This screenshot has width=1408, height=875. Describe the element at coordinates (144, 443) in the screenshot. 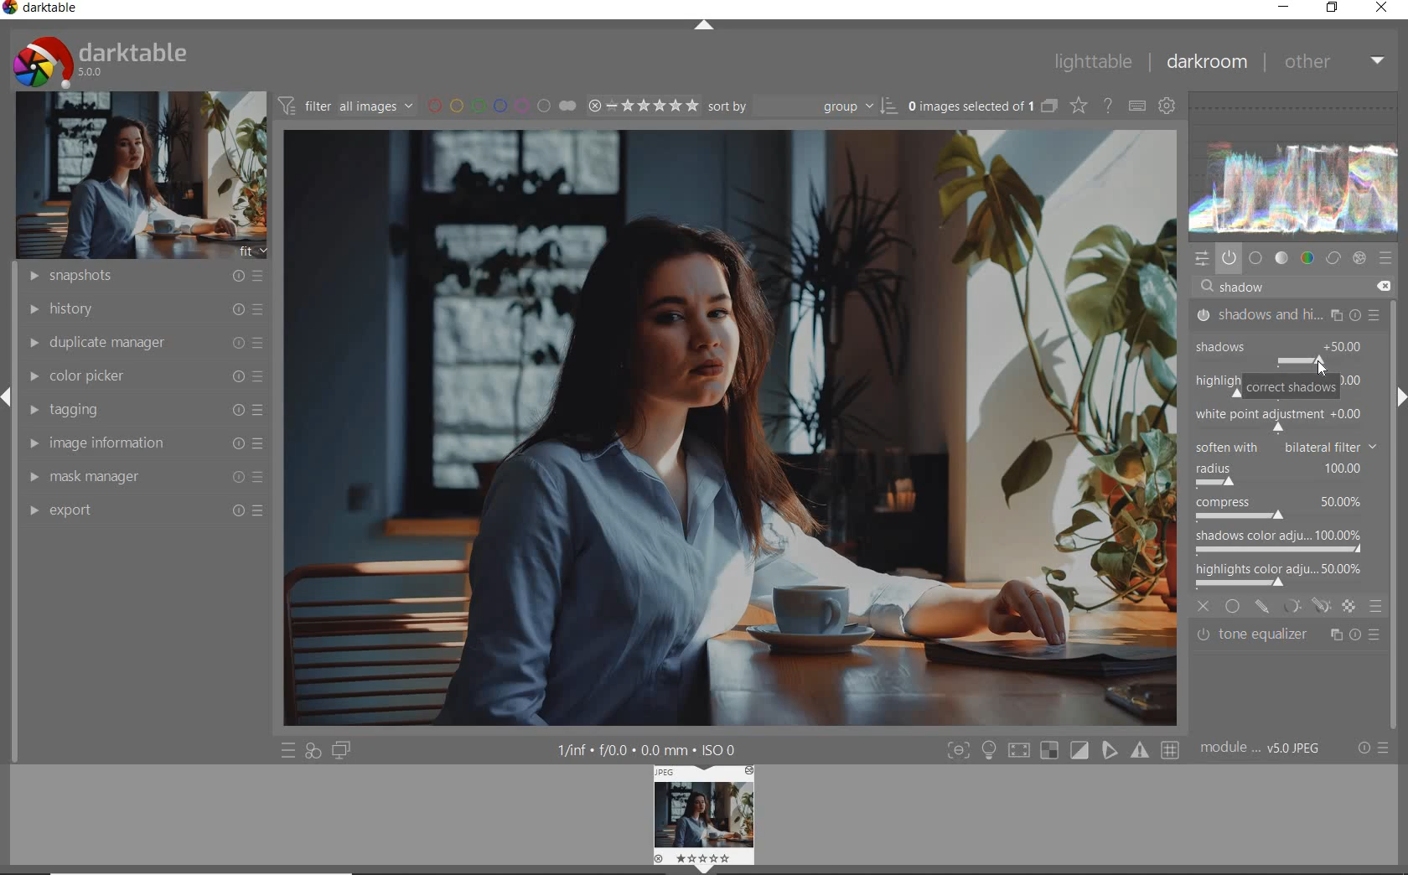

I see `image information` at that location.